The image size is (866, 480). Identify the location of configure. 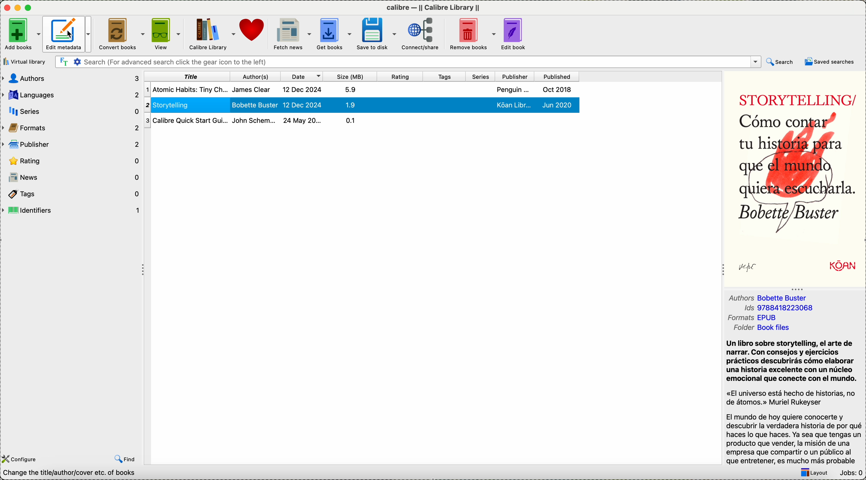
(21, 459).